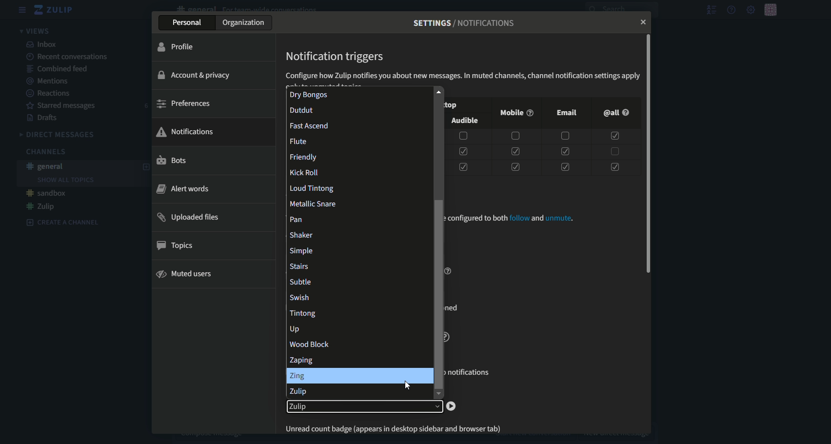 The width and height of the screenshot is (831, 444). What do you see at coordinates (732, 10) in the screenshot?
I see `help menu` at bounding box center [732, 10].